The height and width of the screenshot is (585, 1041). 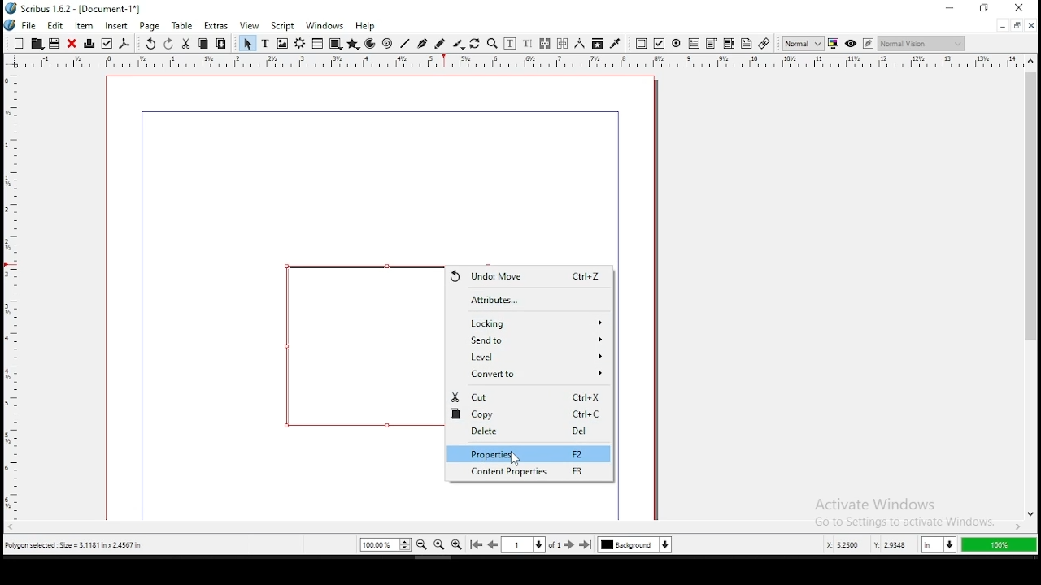 What do you see at coordinates (299, 44) in the screenshot?
I see `render frame` at bounding box center [299, 44].